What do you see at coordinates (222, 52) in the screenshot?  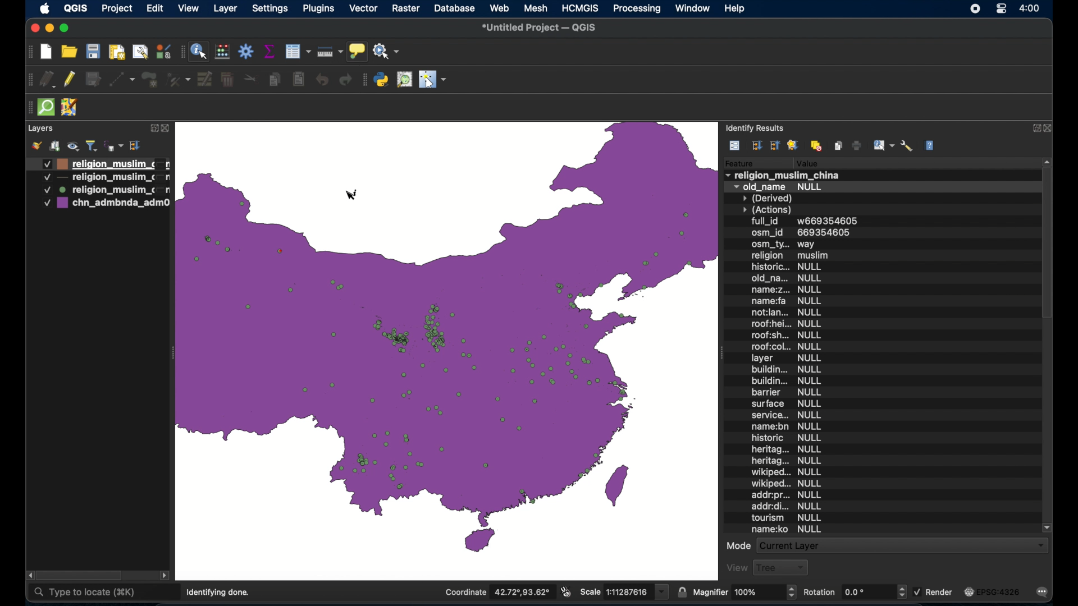 I see `open field calculator` at bounding box center [222, 52].